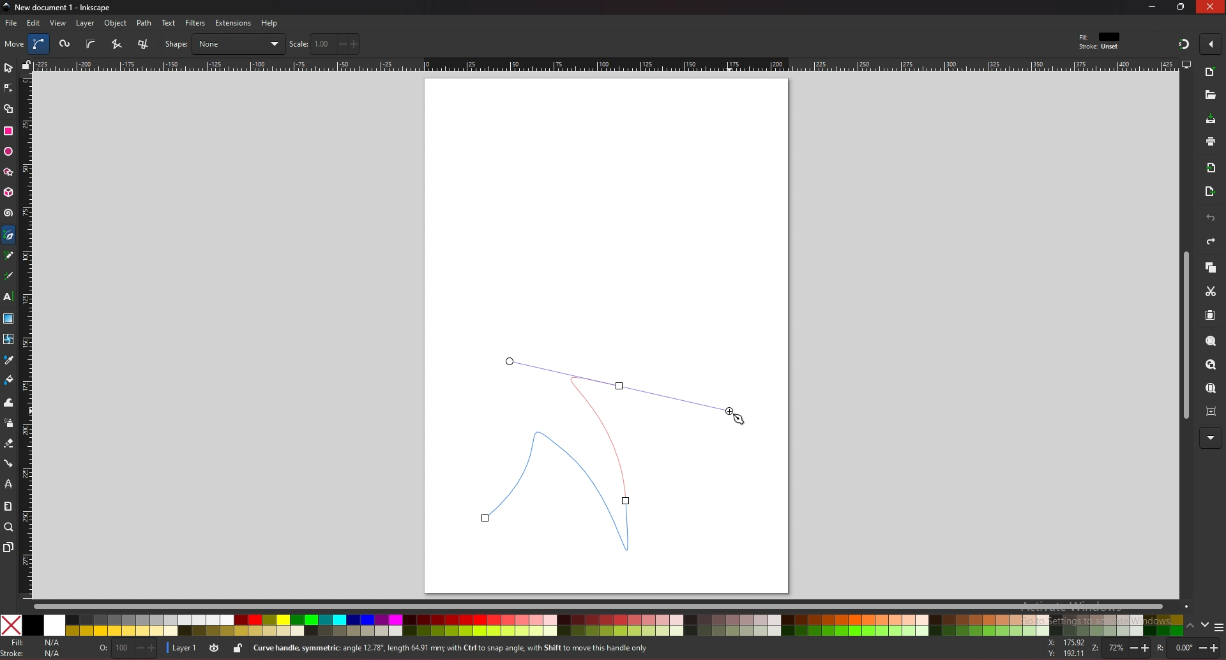 The width and height of the screenshot is (1226, 660). What do you see at coordinates (26, 337) in the screenshot?
I see `vertical rule` at bounding box center [26, 337].